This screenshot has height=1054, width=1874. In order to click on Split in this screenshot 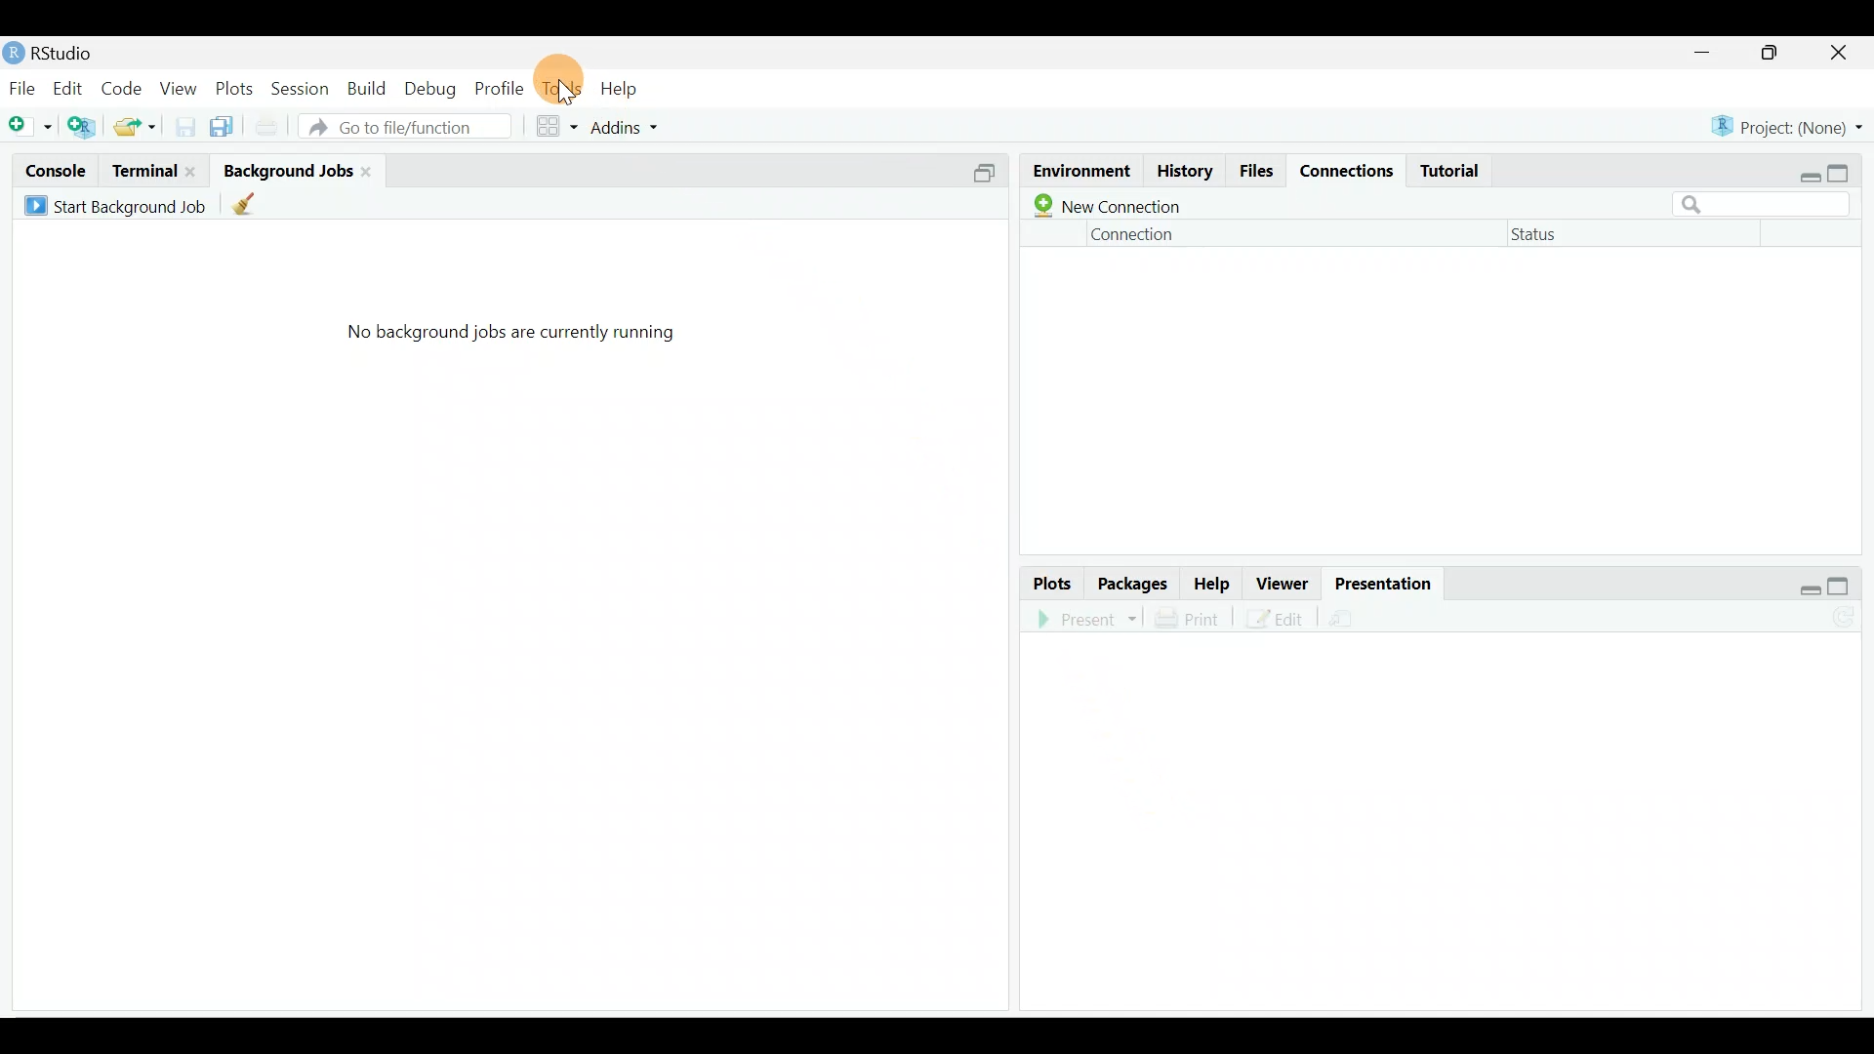, I will do `click(990, 174)`.